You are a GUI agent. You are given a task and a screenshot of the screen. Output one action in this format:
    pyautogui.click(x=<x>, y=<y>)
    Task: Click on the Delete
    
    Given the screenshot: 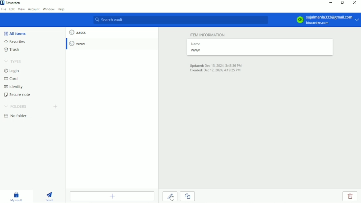 What is the action you would take?
    pyautogui.click(x=350, y=197)
    